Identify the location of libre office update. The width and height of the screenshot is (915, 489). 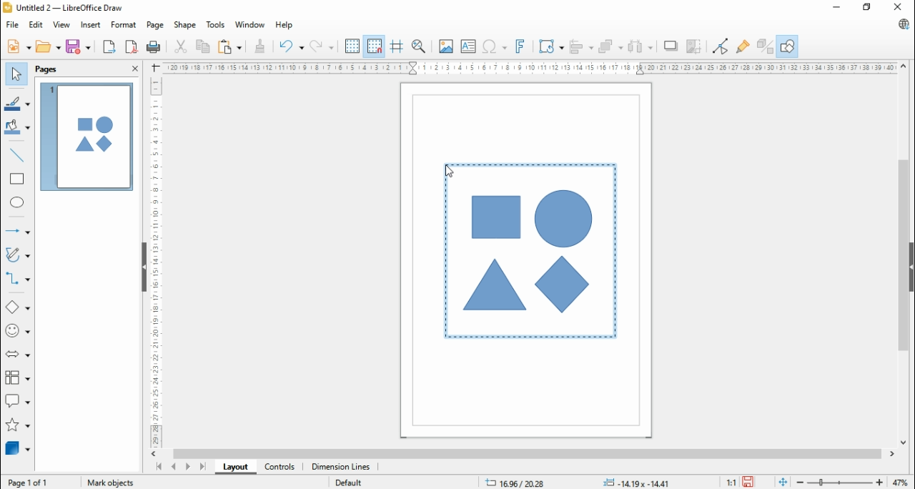
(901, 24).